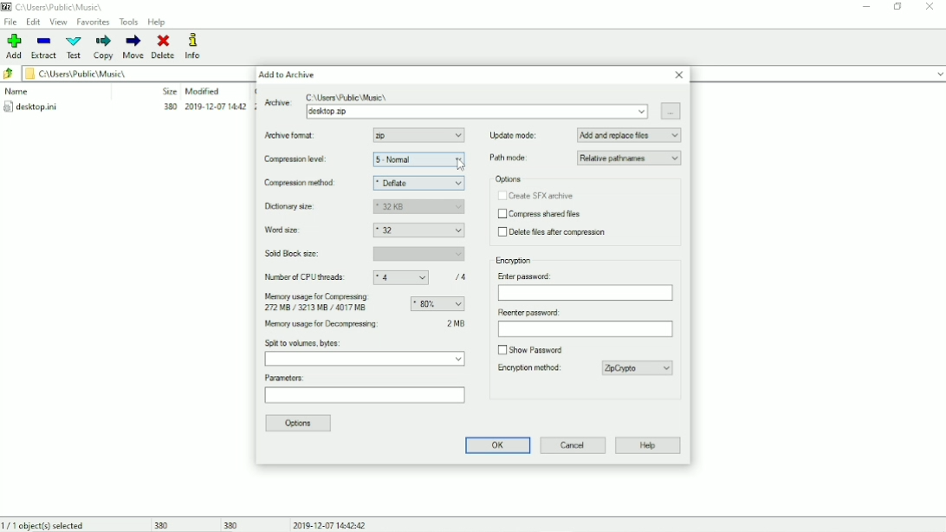 The height and width of the screenshot is (532, 946). What do you see at coordinates (417, 159) in the screenshot?
I see `5- Normal` at bounding box center [417, 159].